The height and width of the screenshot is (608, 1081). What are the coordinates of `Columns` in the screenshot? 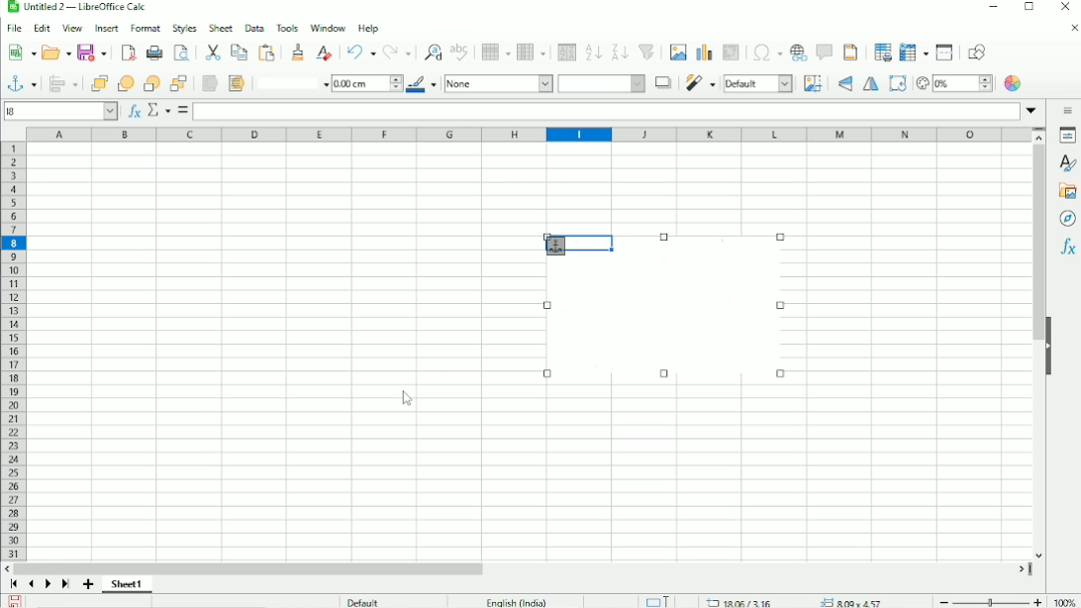 It's located at (534, 52).